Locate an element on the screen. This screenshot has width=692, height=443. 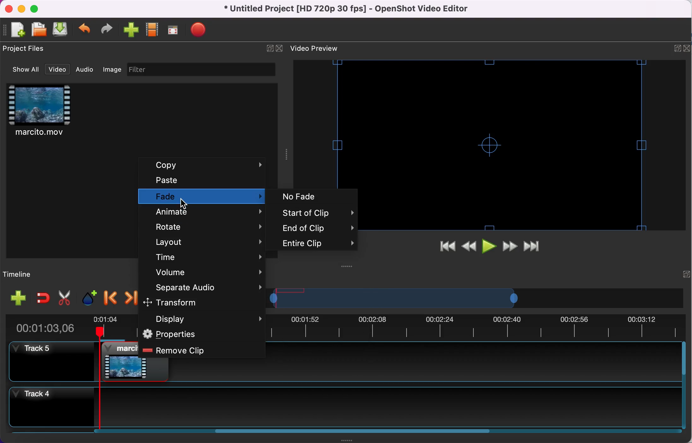
new file is located at coordinates (15, 30).